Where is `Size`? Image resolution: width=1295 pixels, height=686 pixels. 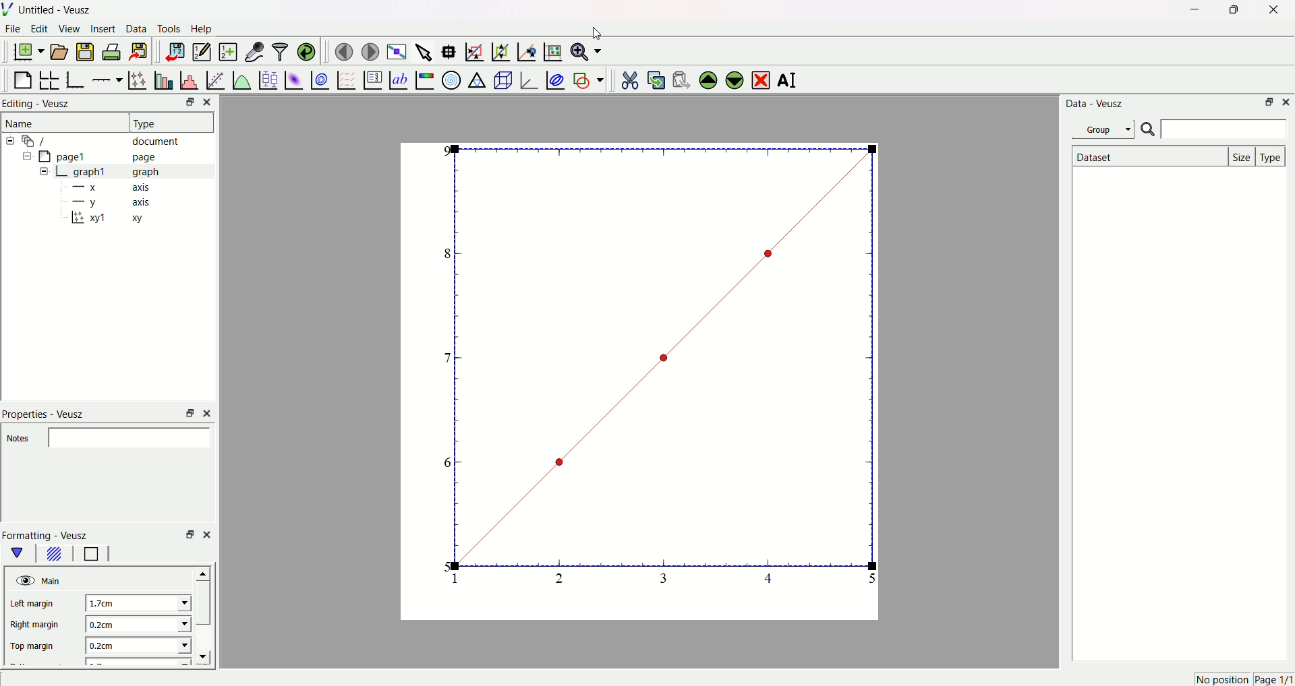 Size is located at coordinates (1243, 156).